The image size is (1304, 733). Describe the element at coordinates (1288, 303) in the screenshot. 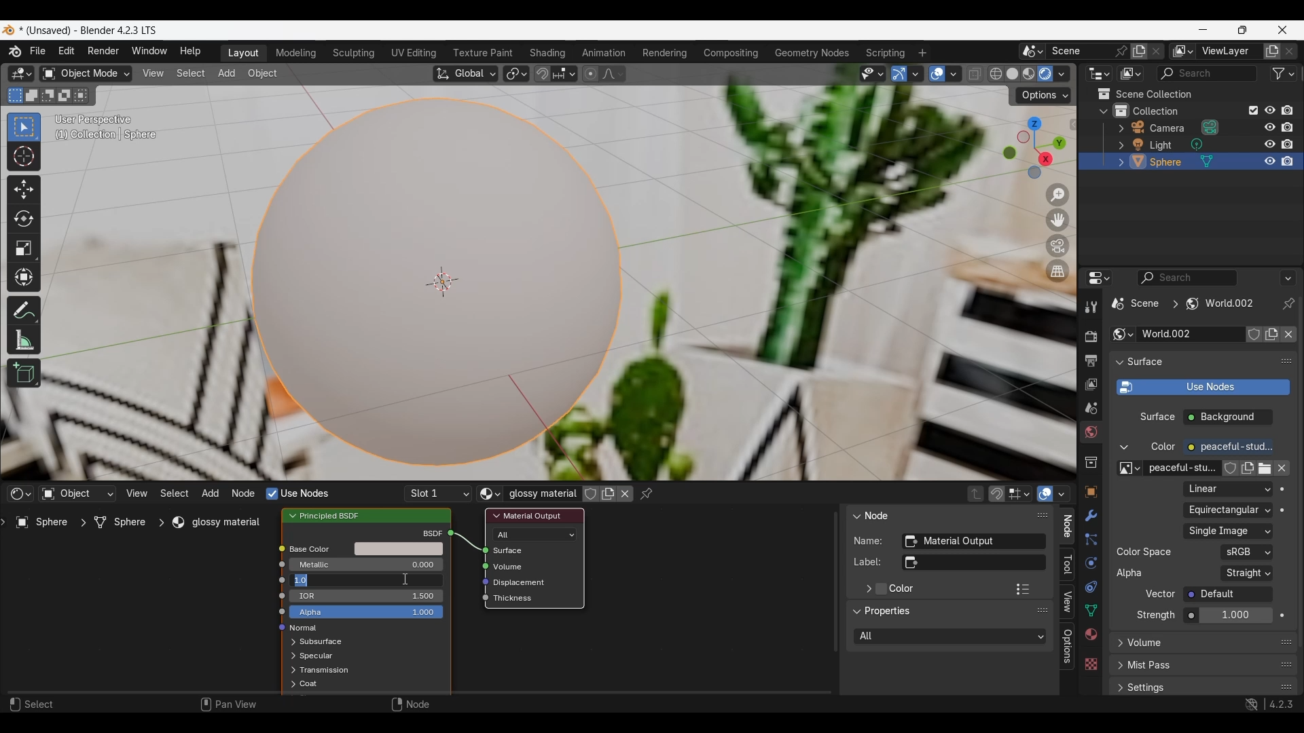

I see `Toggle pin id` at that location.